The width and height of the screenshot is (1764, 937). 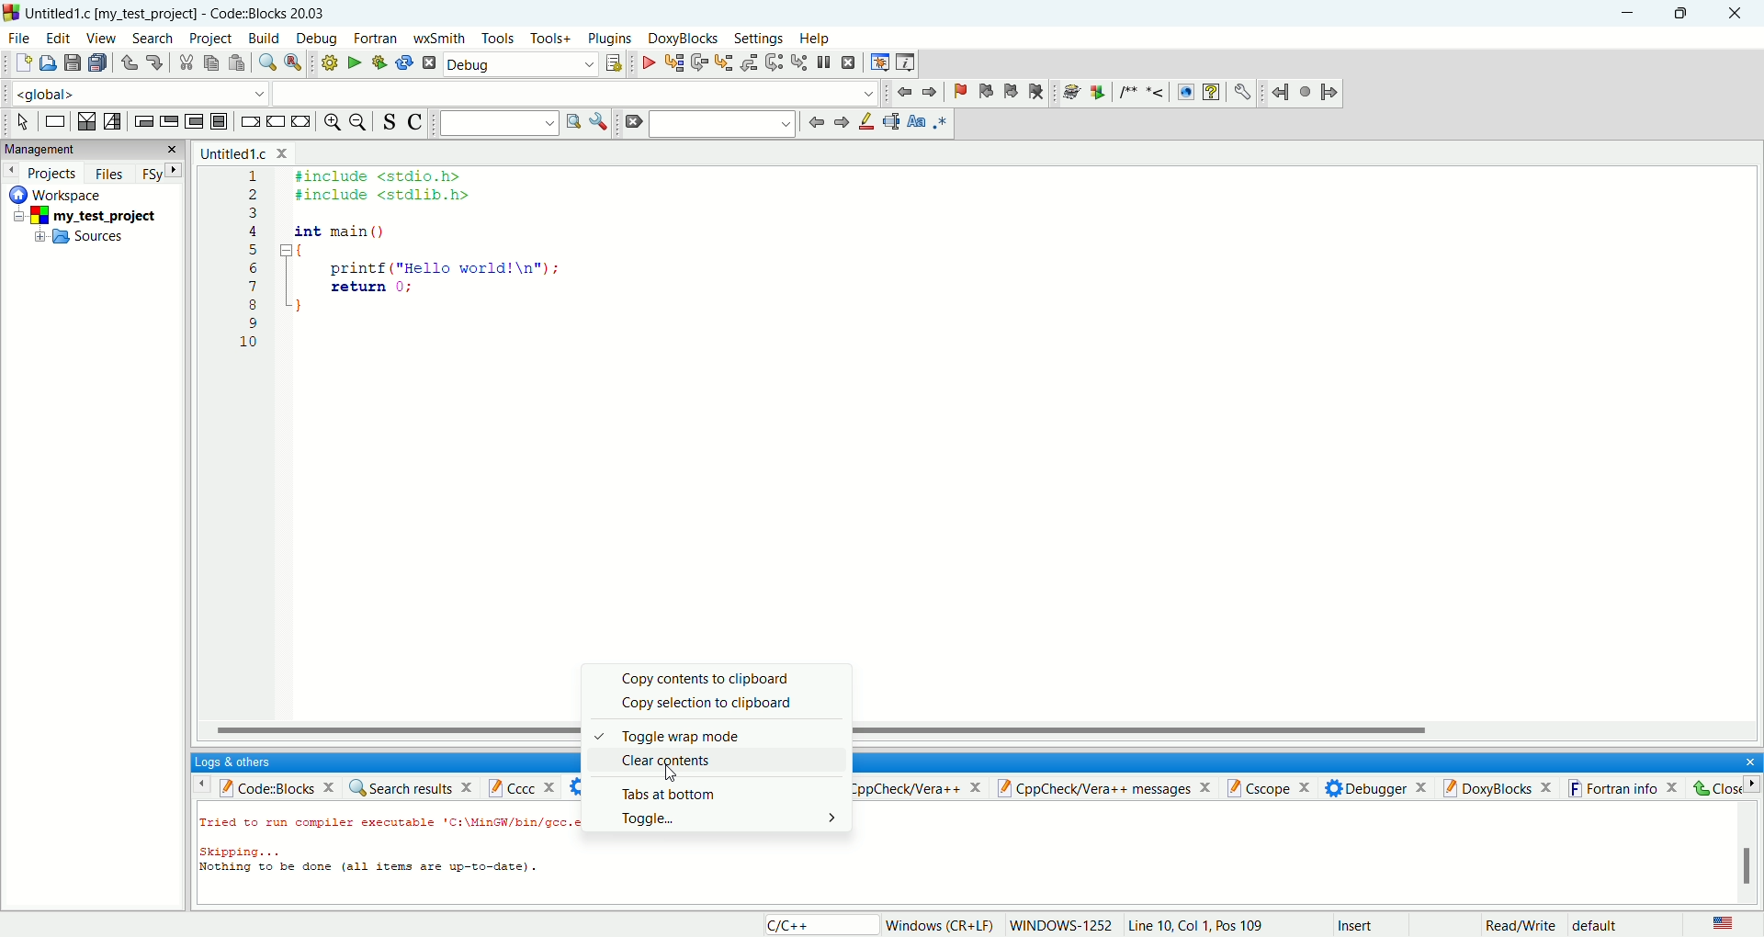 I want to click on jump next, so click(x=902, y=95).